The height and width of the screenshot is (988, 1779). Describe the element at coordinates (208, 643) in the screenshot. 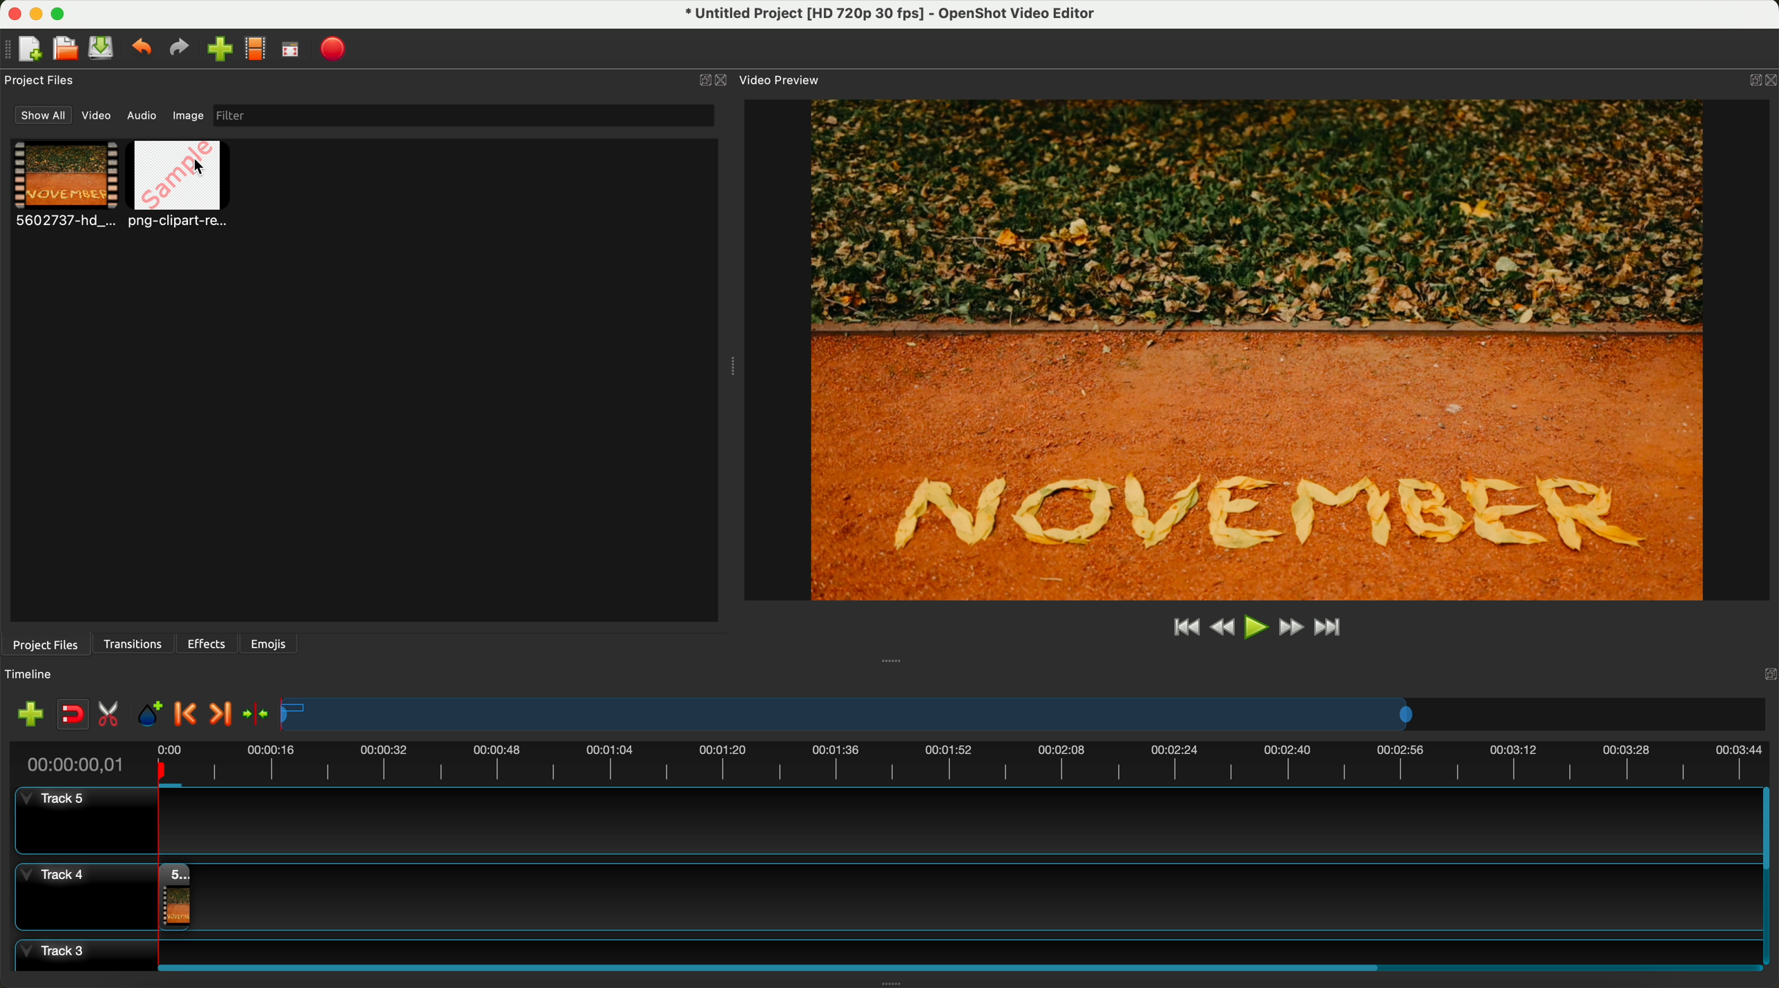

I see `effects` at that location.